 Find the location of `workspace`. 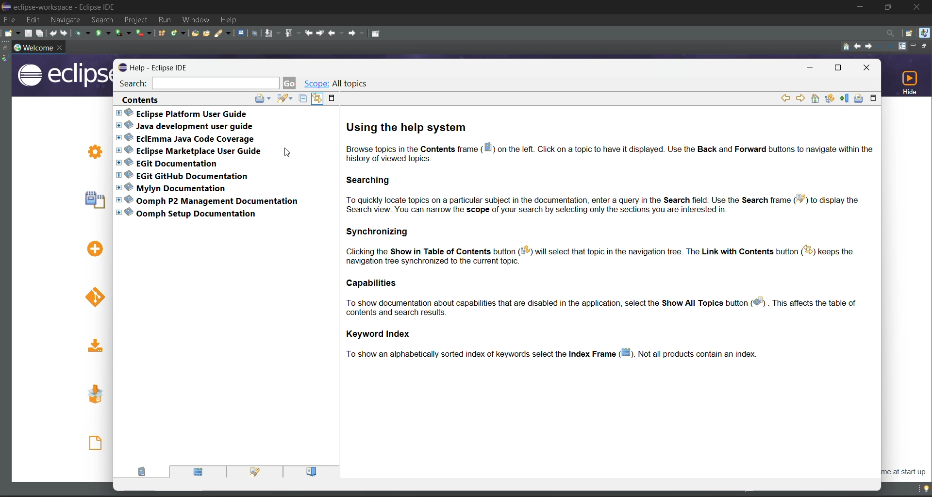

workspace is located at coordinates (39, 48).